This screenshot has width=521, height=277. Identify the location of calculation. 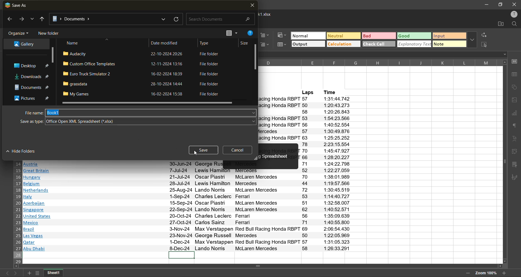
(343, 44).